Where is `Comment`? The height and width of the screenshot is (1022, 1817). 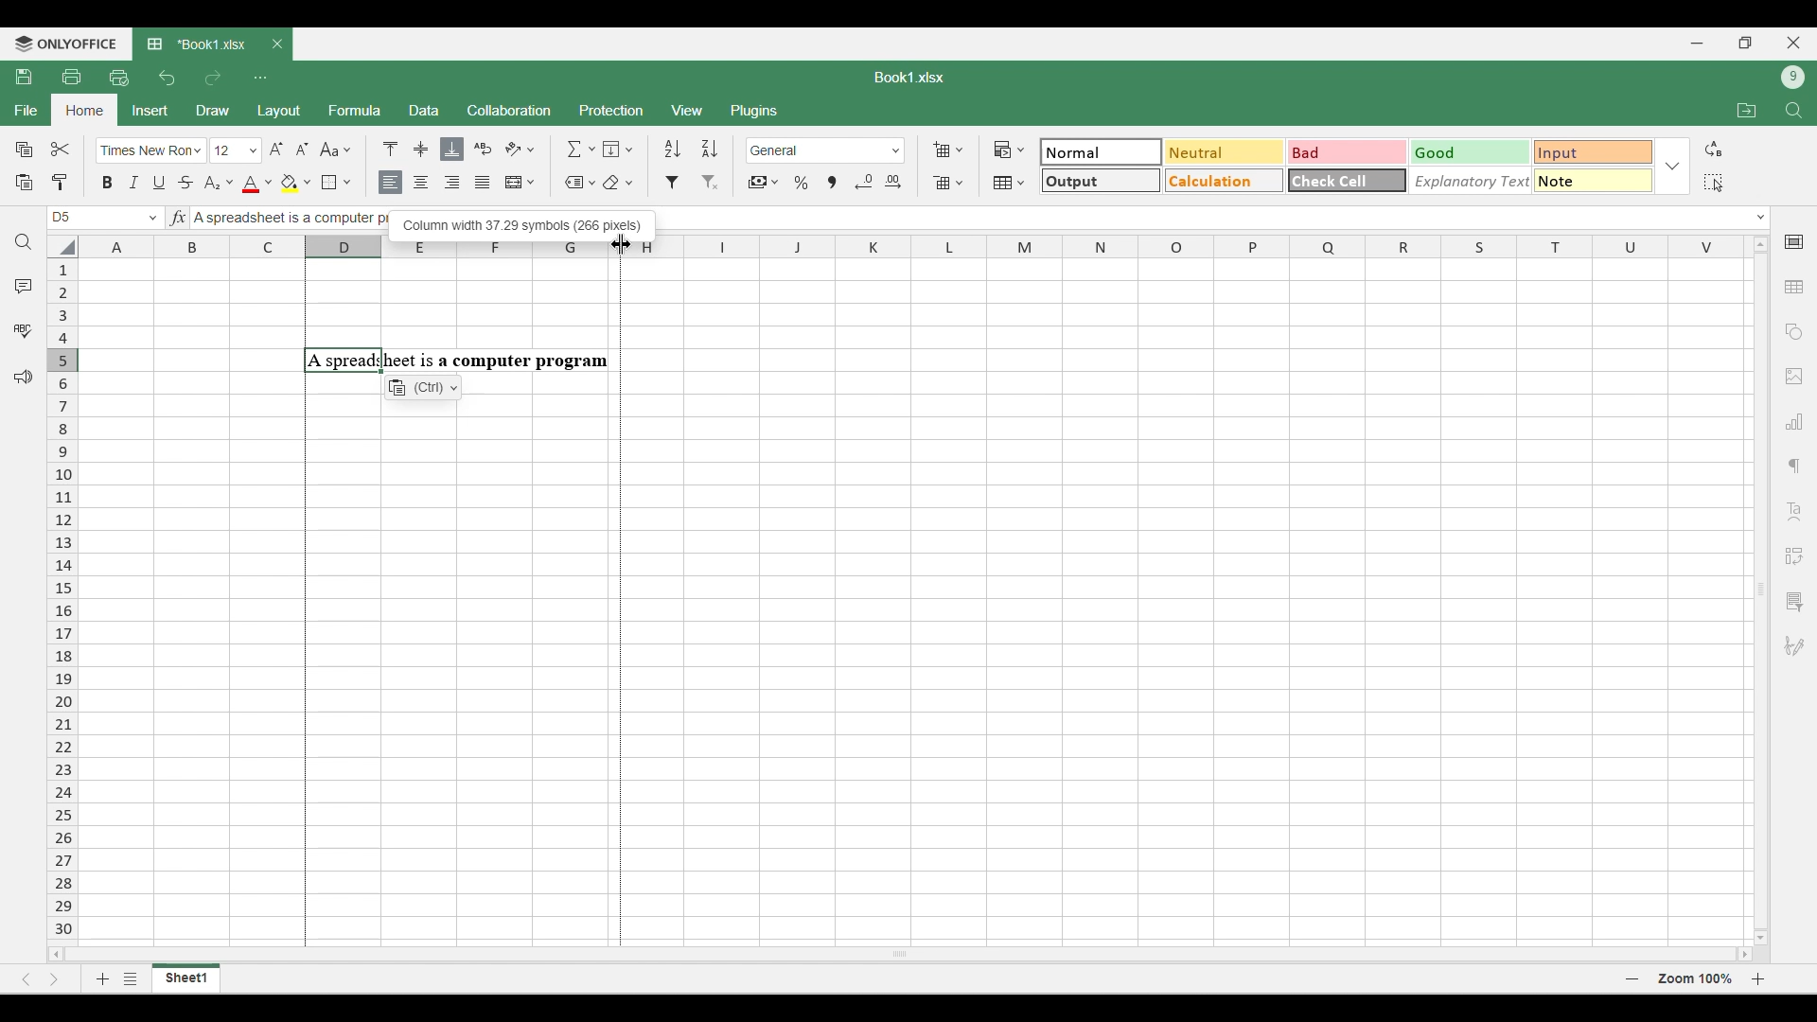
Comment is located at coordinates (24, 286).